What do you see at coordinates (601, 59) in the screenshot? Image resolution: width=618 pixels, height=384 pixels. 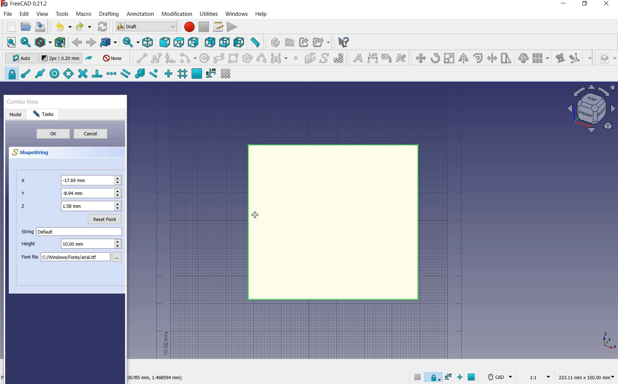 I see `manage layers` at bounding box center [601, 59].